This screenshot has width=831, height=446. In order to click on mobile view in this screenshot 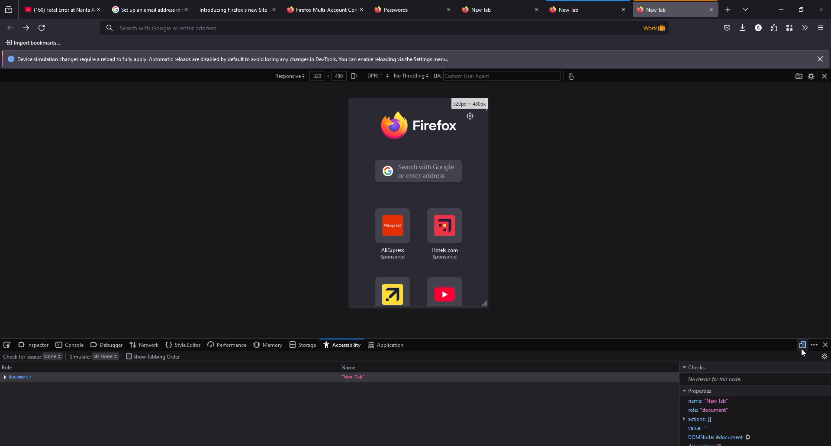, I will do `click(802, 345)`.